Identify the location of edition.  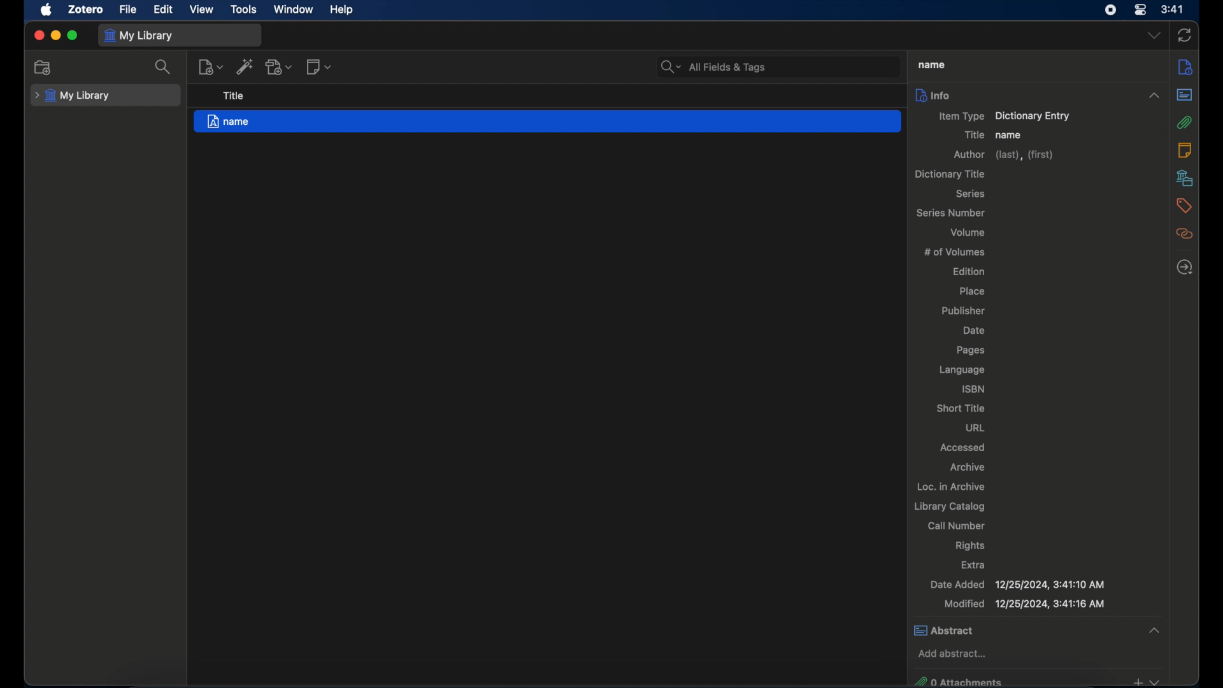
(969, 271).